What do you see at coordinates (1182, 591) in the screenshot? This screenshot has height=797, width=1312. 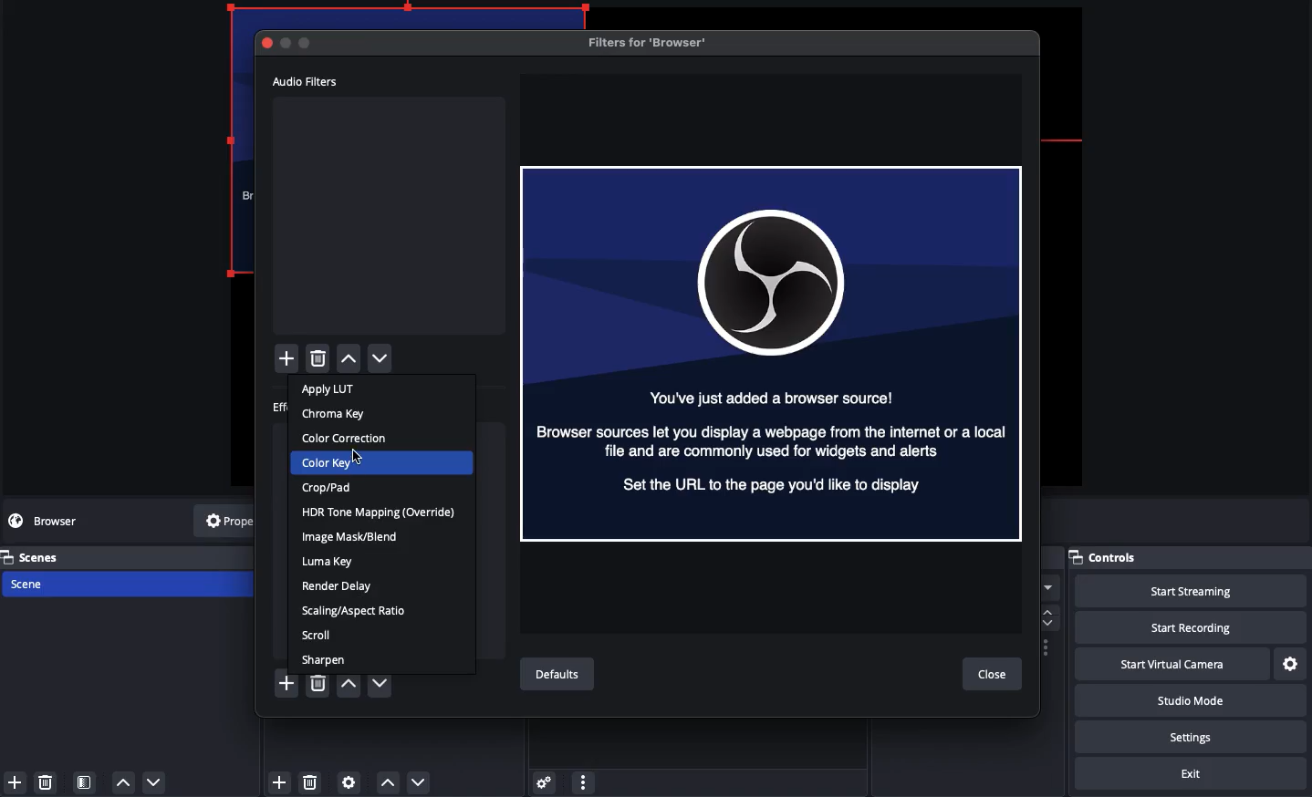 I see `Start streaming` at bounding box center [1182, 591].